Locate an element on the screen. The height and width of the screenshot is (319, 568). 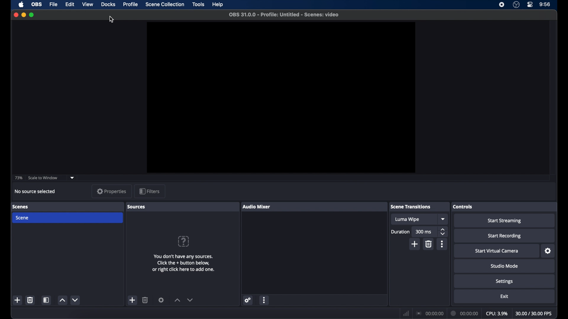
help is located at coordinates (218, 4).